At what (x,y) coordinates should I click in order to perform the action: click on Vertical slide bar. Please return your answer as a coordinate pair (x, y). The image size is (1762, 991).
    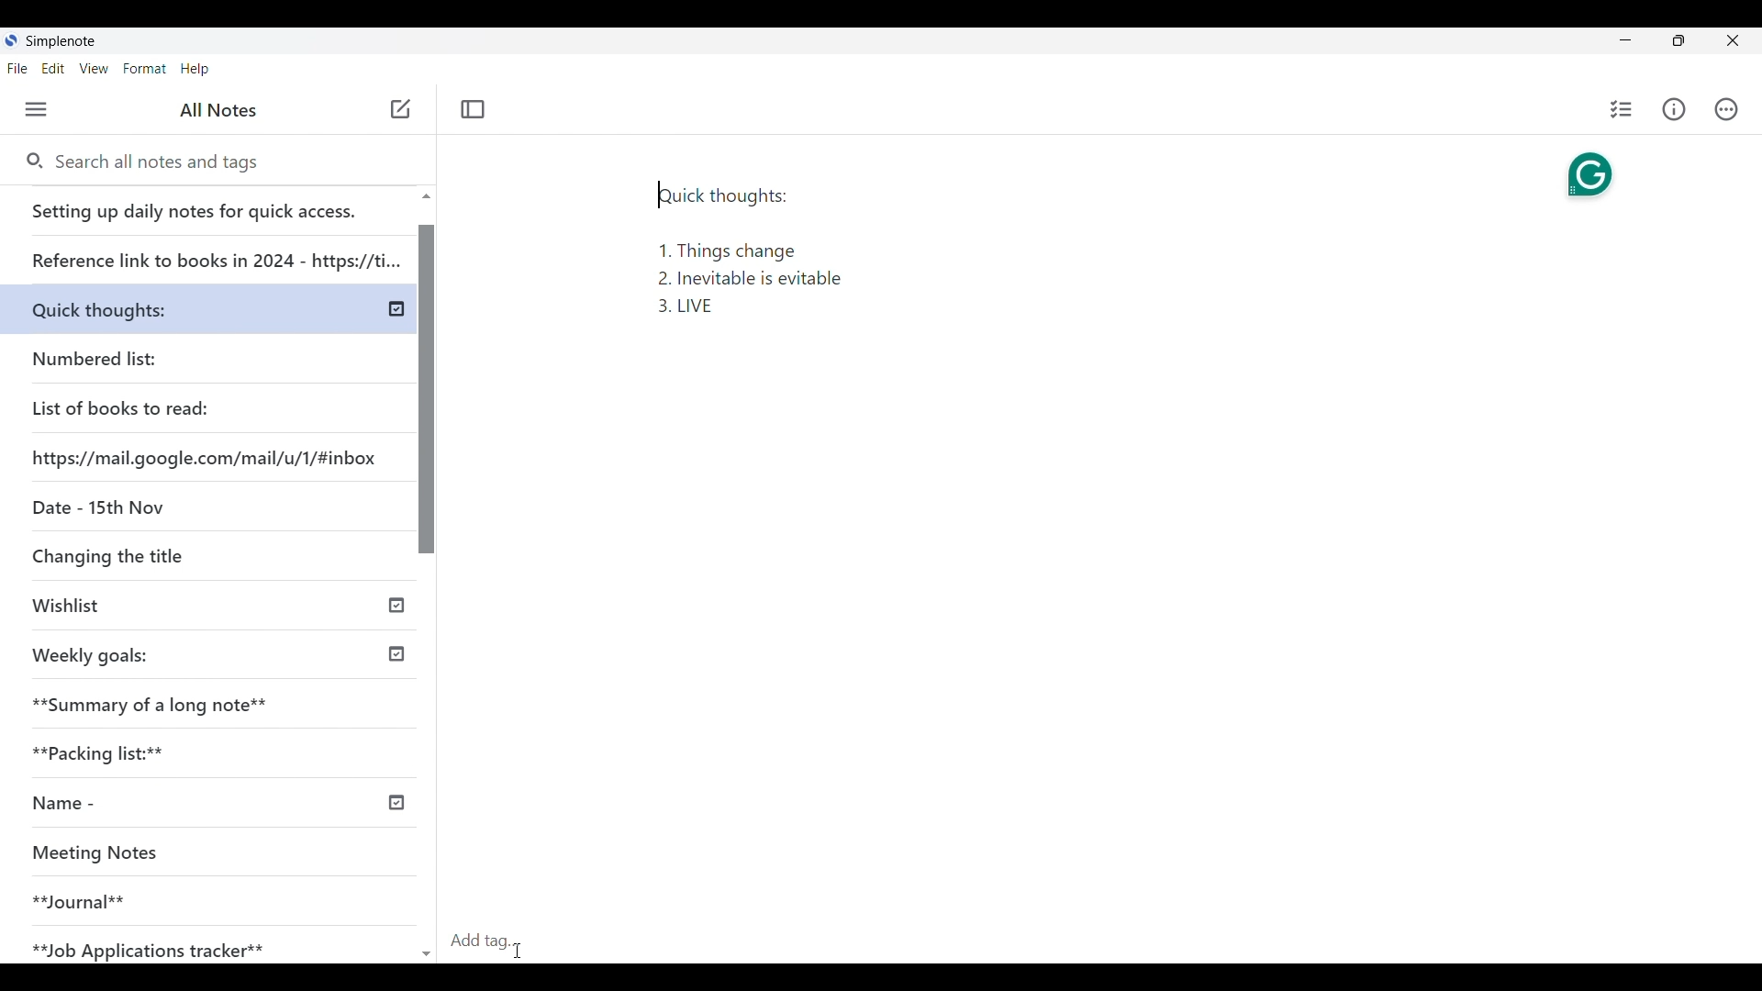
    Looking at the image, I should click on (429, 584).